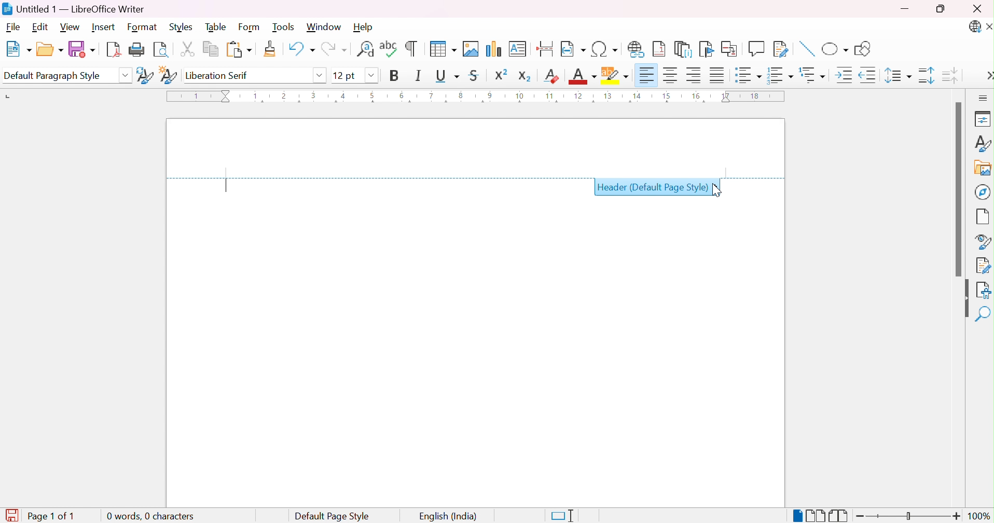 The width and height of the screenshot is (994, 523). Describe the element at coordinates (547, 48) in the screenshot. I see `Insert page break` at that location.